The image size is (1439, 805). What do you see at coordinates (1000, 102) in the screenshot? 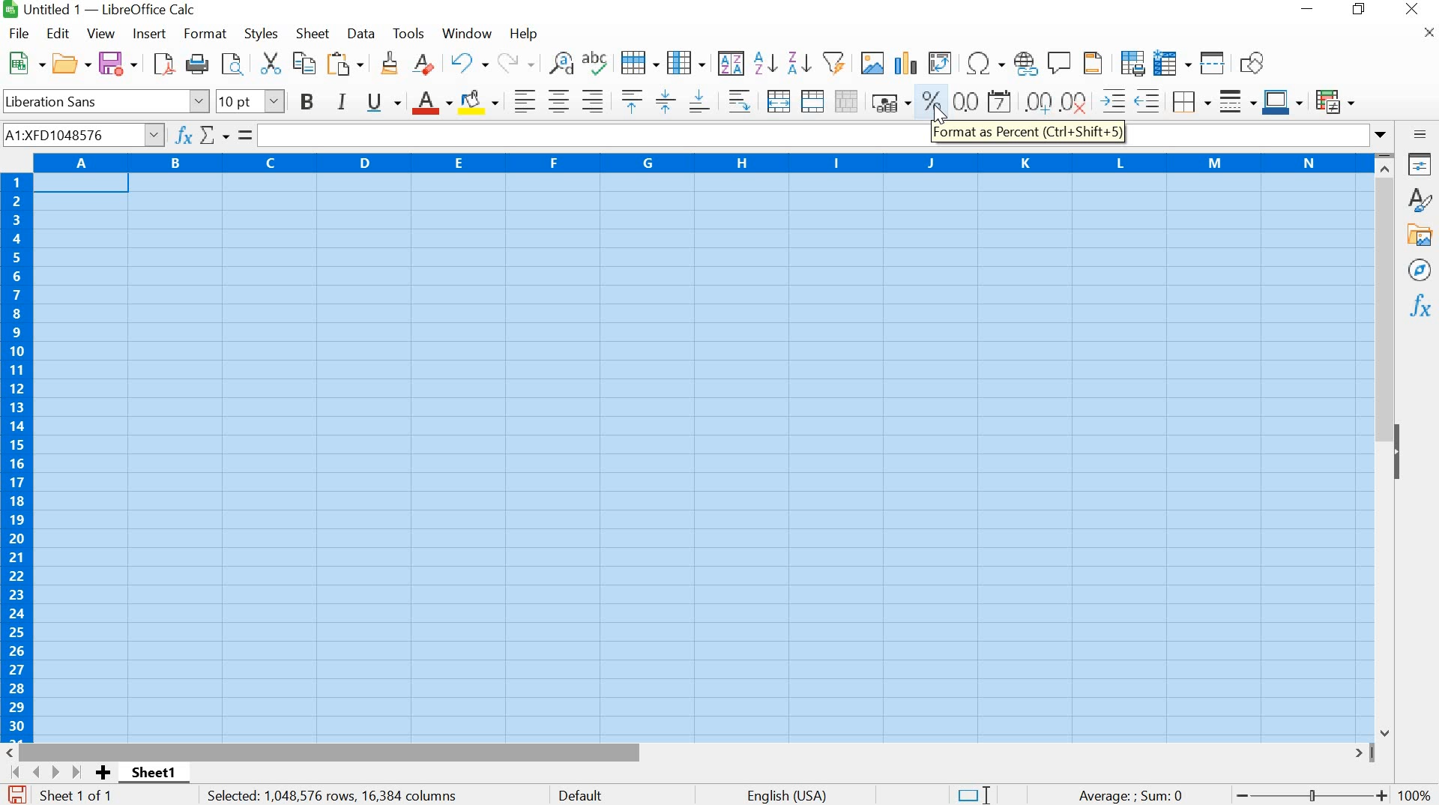
I see `Format as Date` at bounding box center [1000, 102].